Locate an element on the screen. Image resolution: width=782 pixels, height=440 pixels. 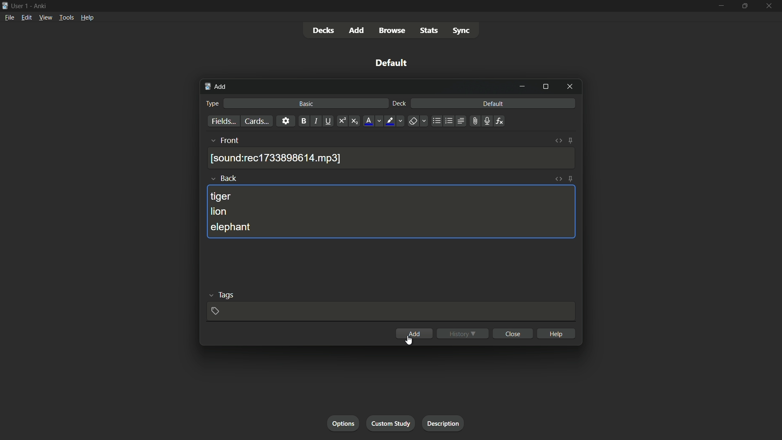
app name is located at coordinates (40, 6).